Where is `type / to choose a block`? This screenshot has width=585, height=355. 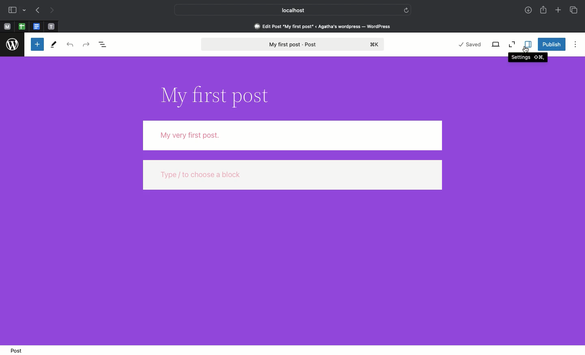
type / to choose a block is located at coordinates (292, 174).